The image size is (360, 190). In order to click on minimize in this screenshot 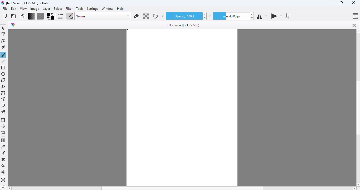, I will do `click(329, 3)`.